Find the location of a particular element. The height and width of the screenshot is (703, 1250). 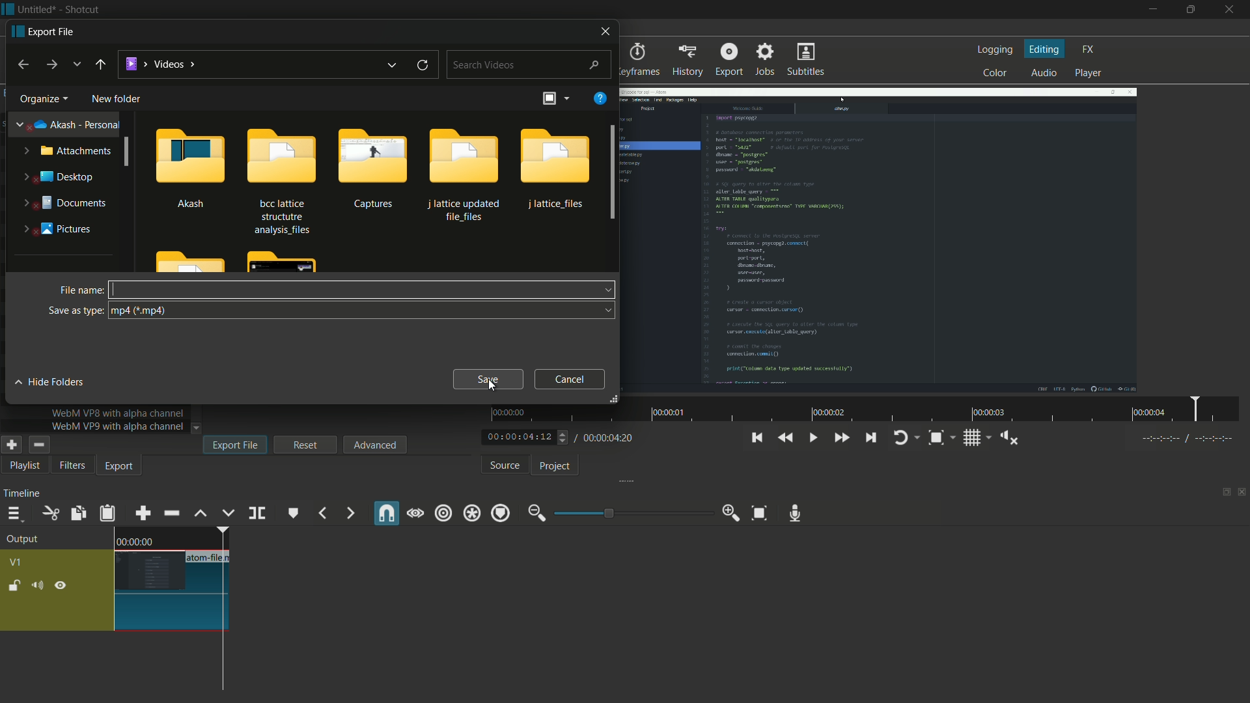

output is located at coordinates (26, 540).